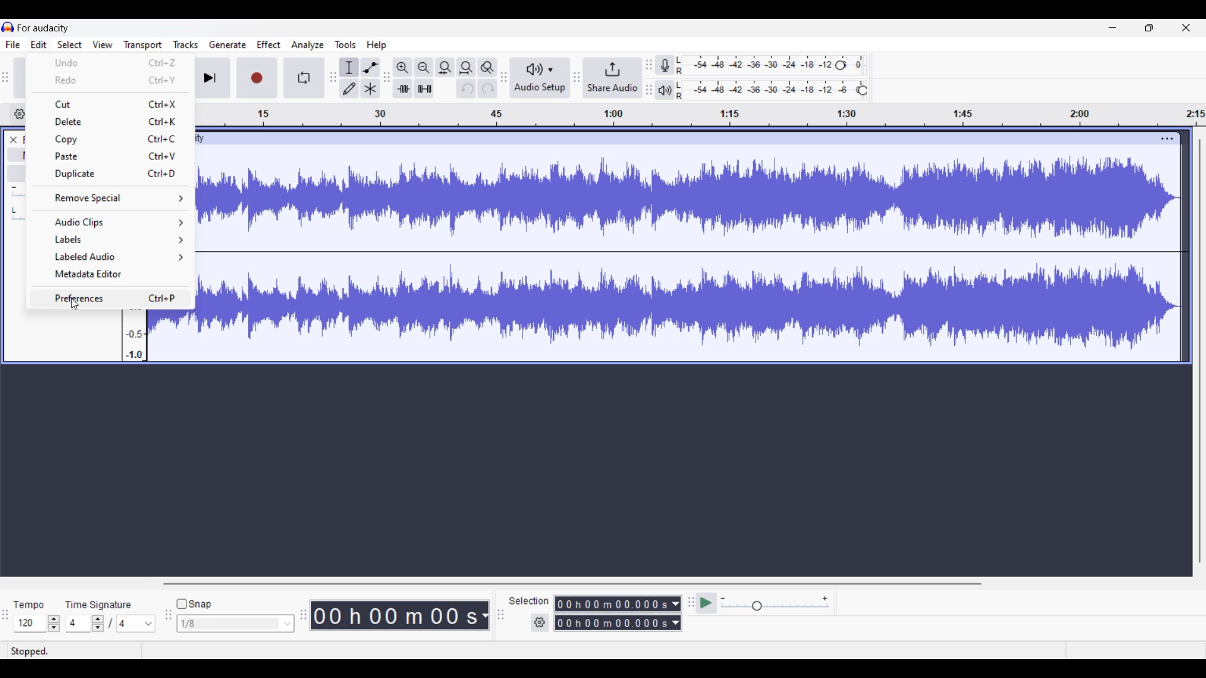 The image size is (1206, 678). What do you see at coordinates (753, 65) in the screenshot?
I see `Recording level` at bounding box center [753, 65].